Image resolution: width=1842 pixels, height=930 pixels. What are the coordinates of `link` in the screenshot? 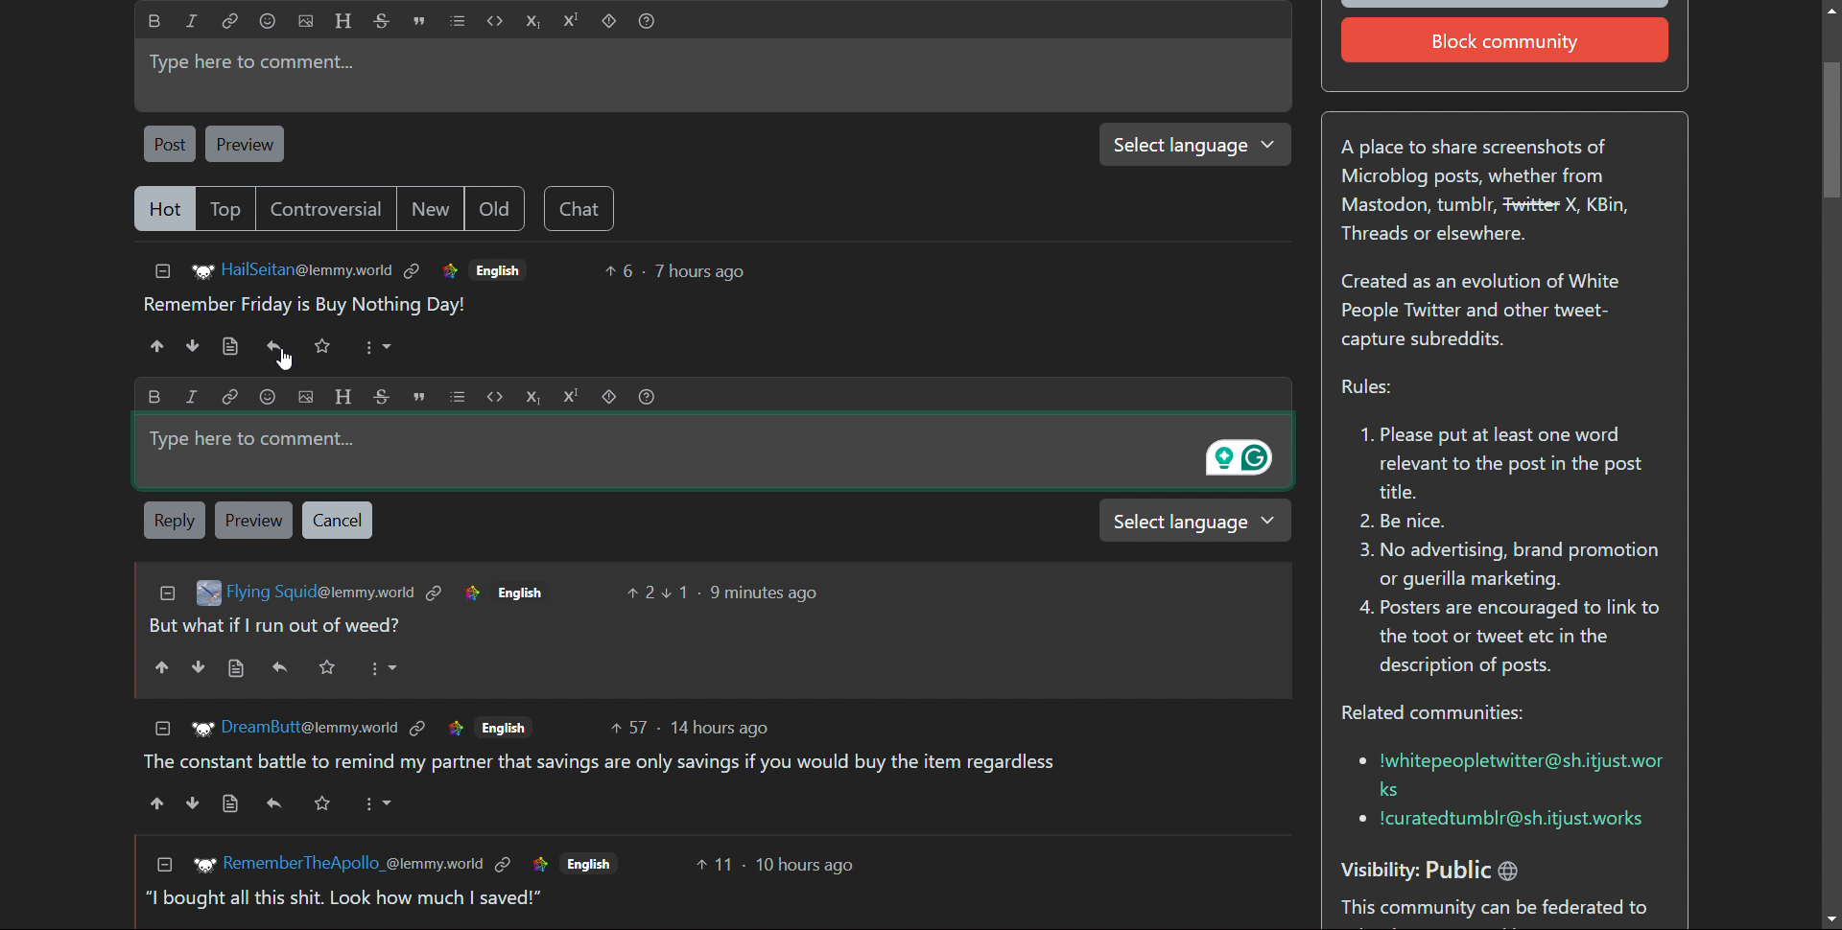 It's located at (450, 729).